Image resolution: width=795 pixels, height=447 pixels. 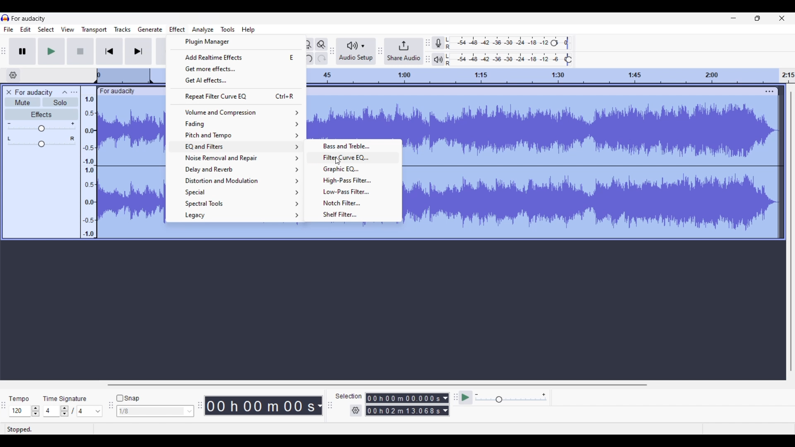 I want to click on High pass filter, so click(x=354, y=180).